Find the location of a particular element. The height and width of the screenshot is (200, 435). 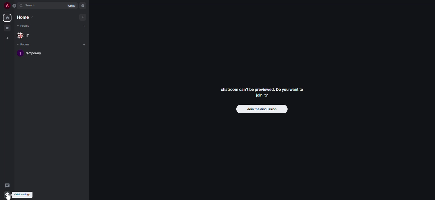

search is located at coordinates (32, 6).